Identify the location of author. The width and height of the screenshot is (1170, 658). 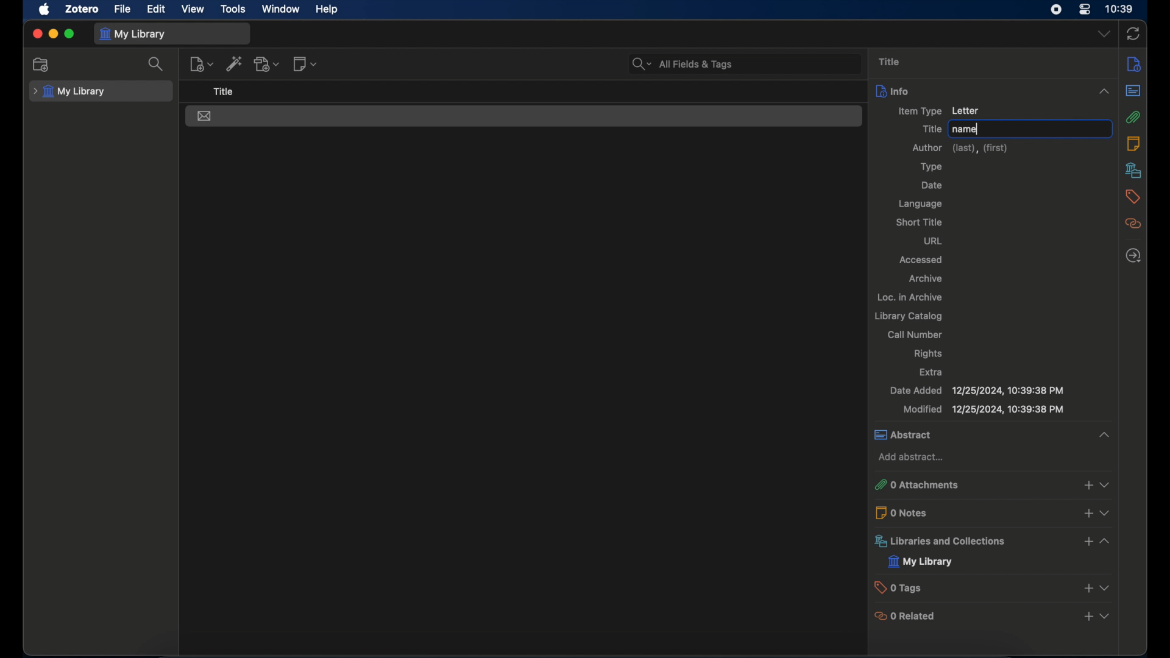
(959, 148).